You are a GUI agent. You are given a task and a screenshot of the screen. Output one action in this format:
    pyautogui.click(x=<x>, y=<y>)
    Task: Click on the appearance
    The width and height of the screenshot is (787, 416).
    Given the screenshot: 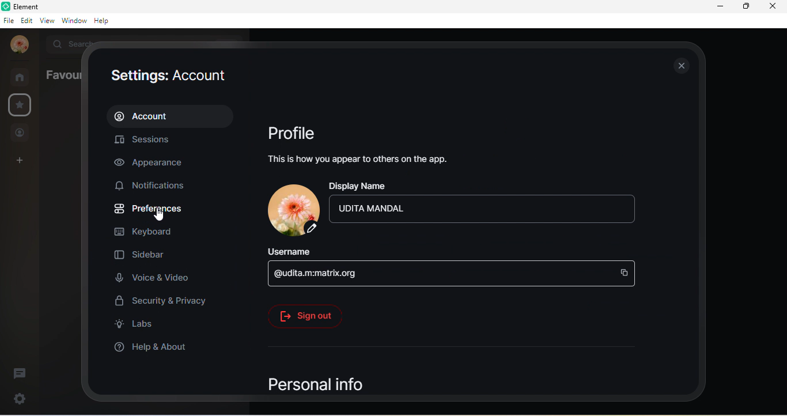 What is the action you would take?
    pyautogui.click(x=152, y=164)
    